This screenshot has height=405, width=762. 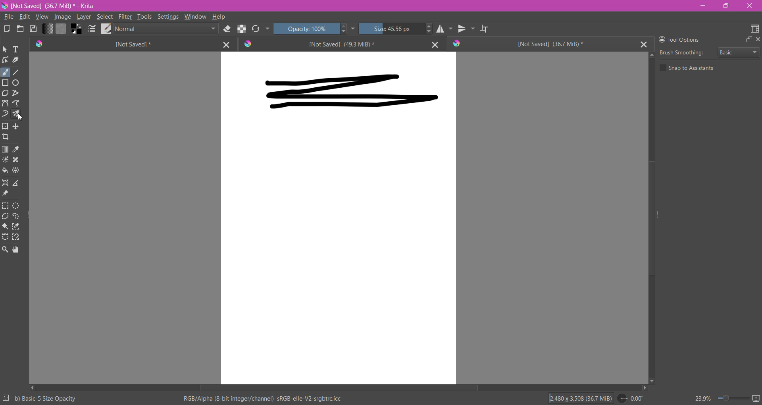 I want to click on Open and existing Document, so click(x=20, y=29).